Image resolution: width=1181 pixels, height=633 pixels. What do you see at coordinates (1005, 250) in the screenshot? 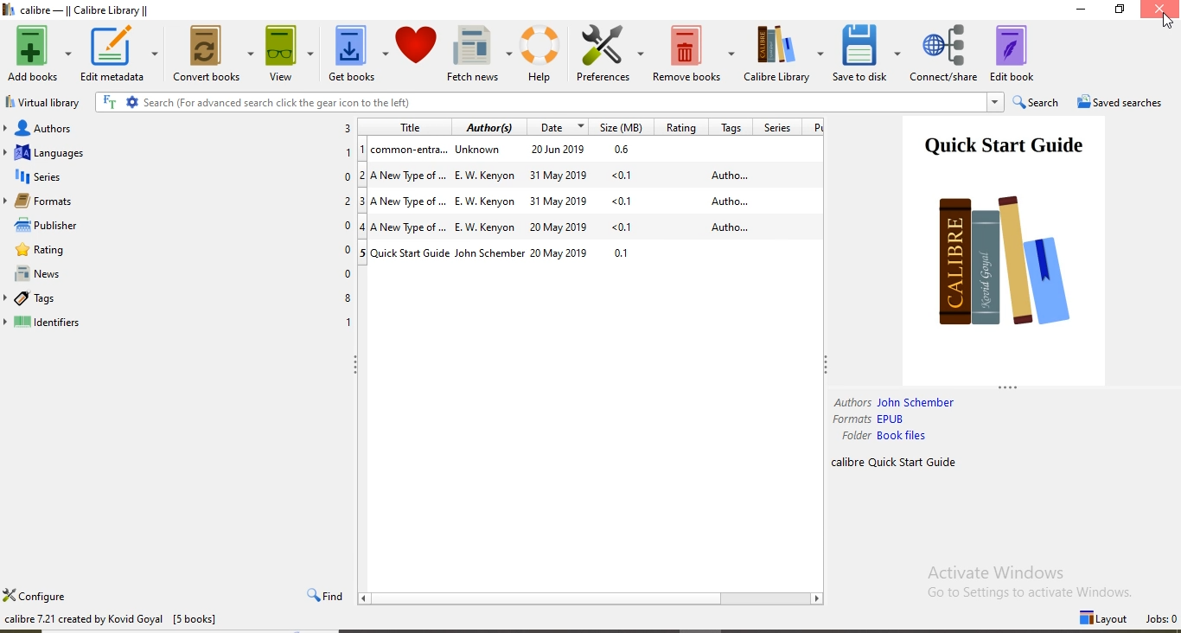
I see `Quick Start Guide` at bounding box center [1005, 250].